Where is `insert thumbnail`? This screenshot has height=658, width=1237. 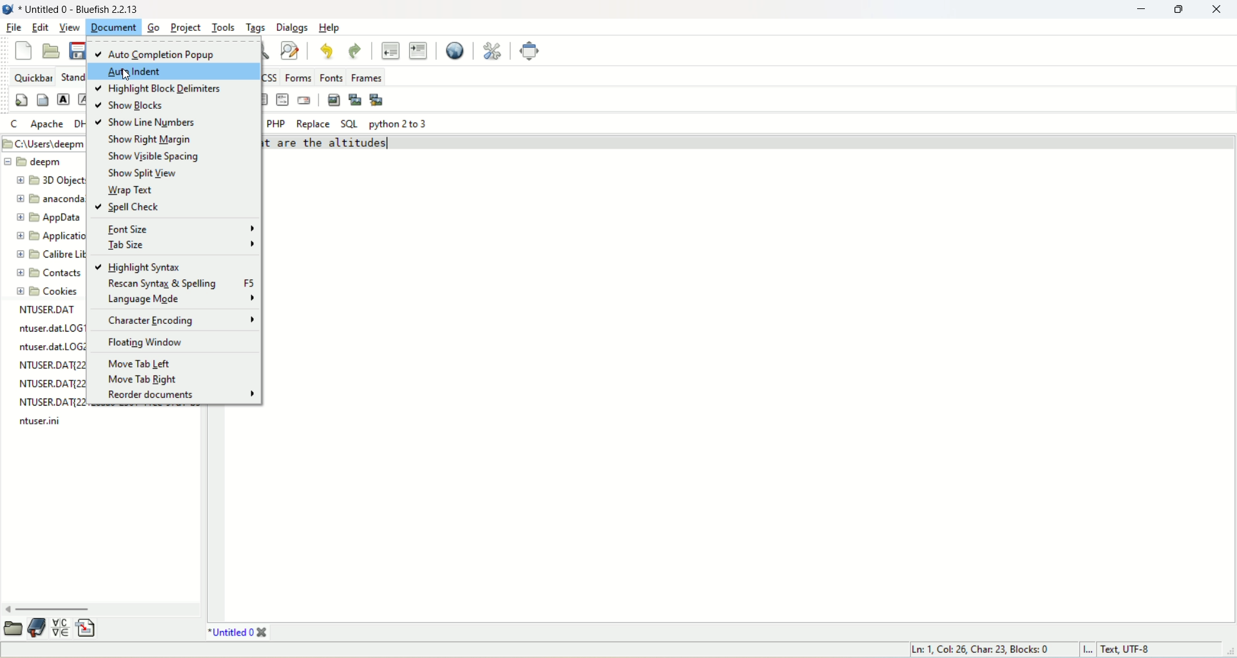
insert thumbnail is located at coordinates (356, 102).